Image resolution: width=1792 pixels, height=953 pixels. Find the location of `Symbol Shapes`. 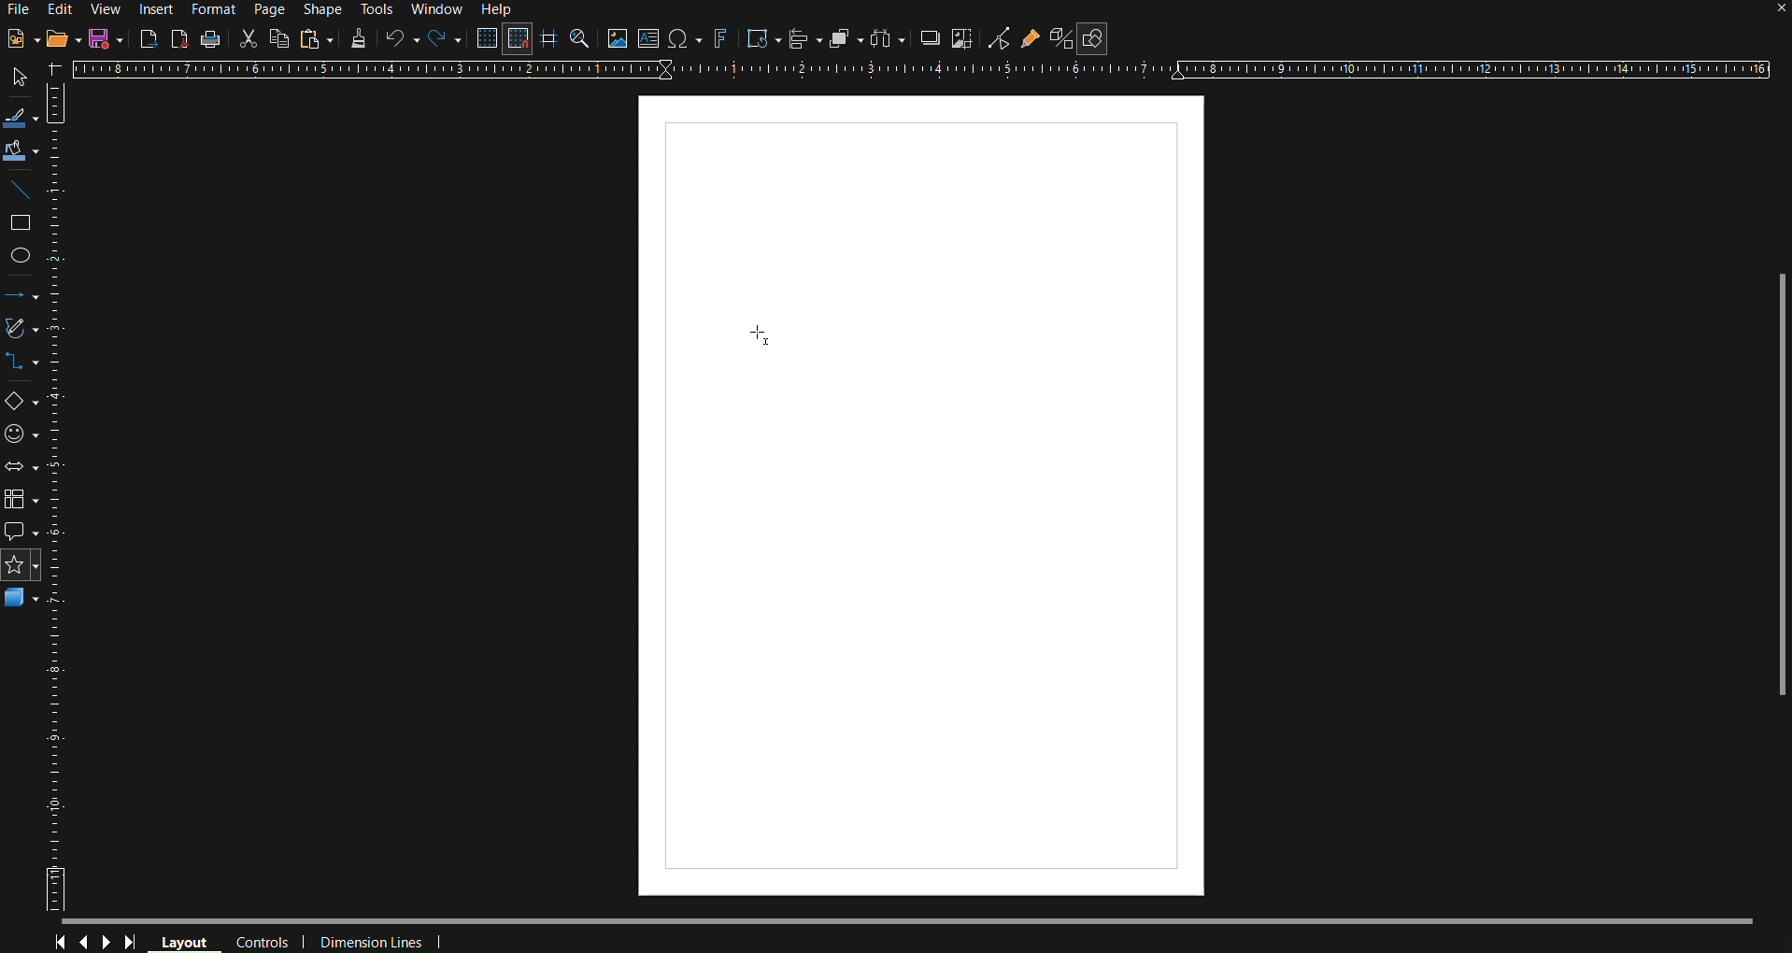

Symbol Shapes is located at coordinates (24, 435).